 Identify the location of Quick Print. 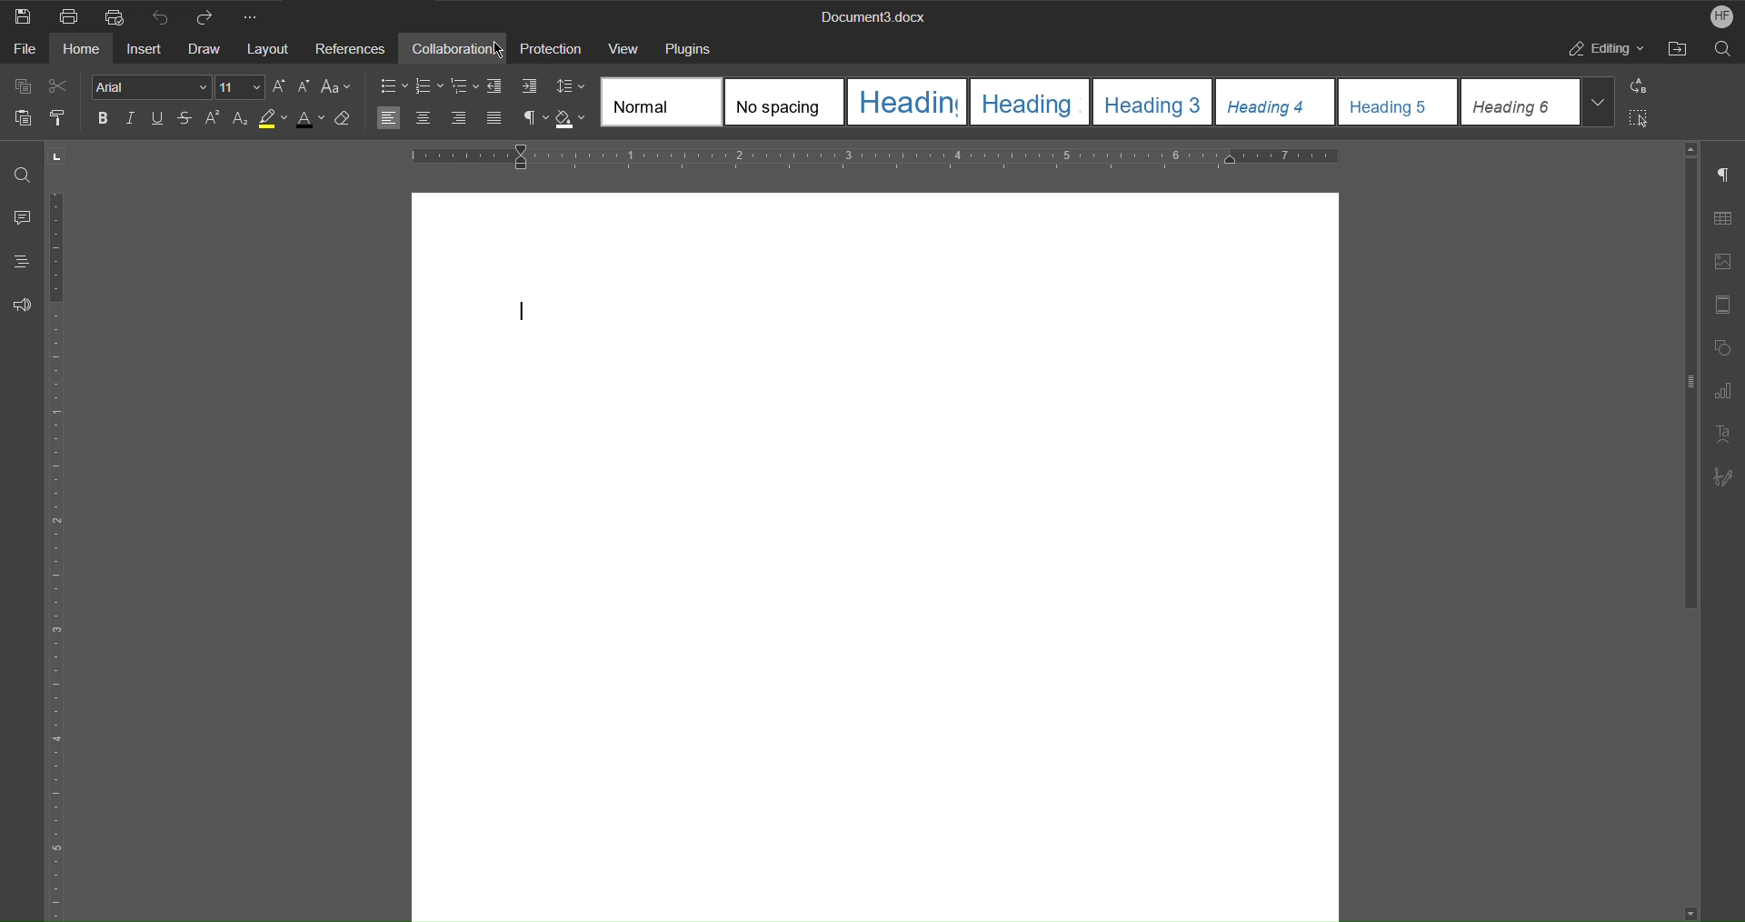
(115, 17).